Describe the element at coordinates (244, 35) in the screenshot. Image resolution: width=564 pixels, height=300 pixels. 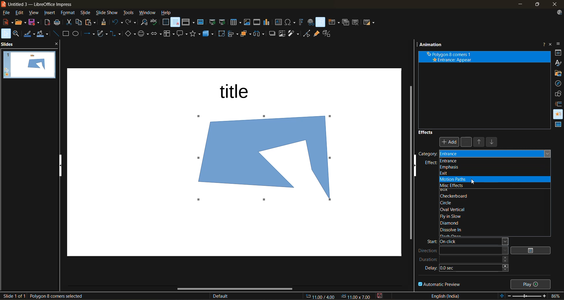
I see `arrange` at that location.